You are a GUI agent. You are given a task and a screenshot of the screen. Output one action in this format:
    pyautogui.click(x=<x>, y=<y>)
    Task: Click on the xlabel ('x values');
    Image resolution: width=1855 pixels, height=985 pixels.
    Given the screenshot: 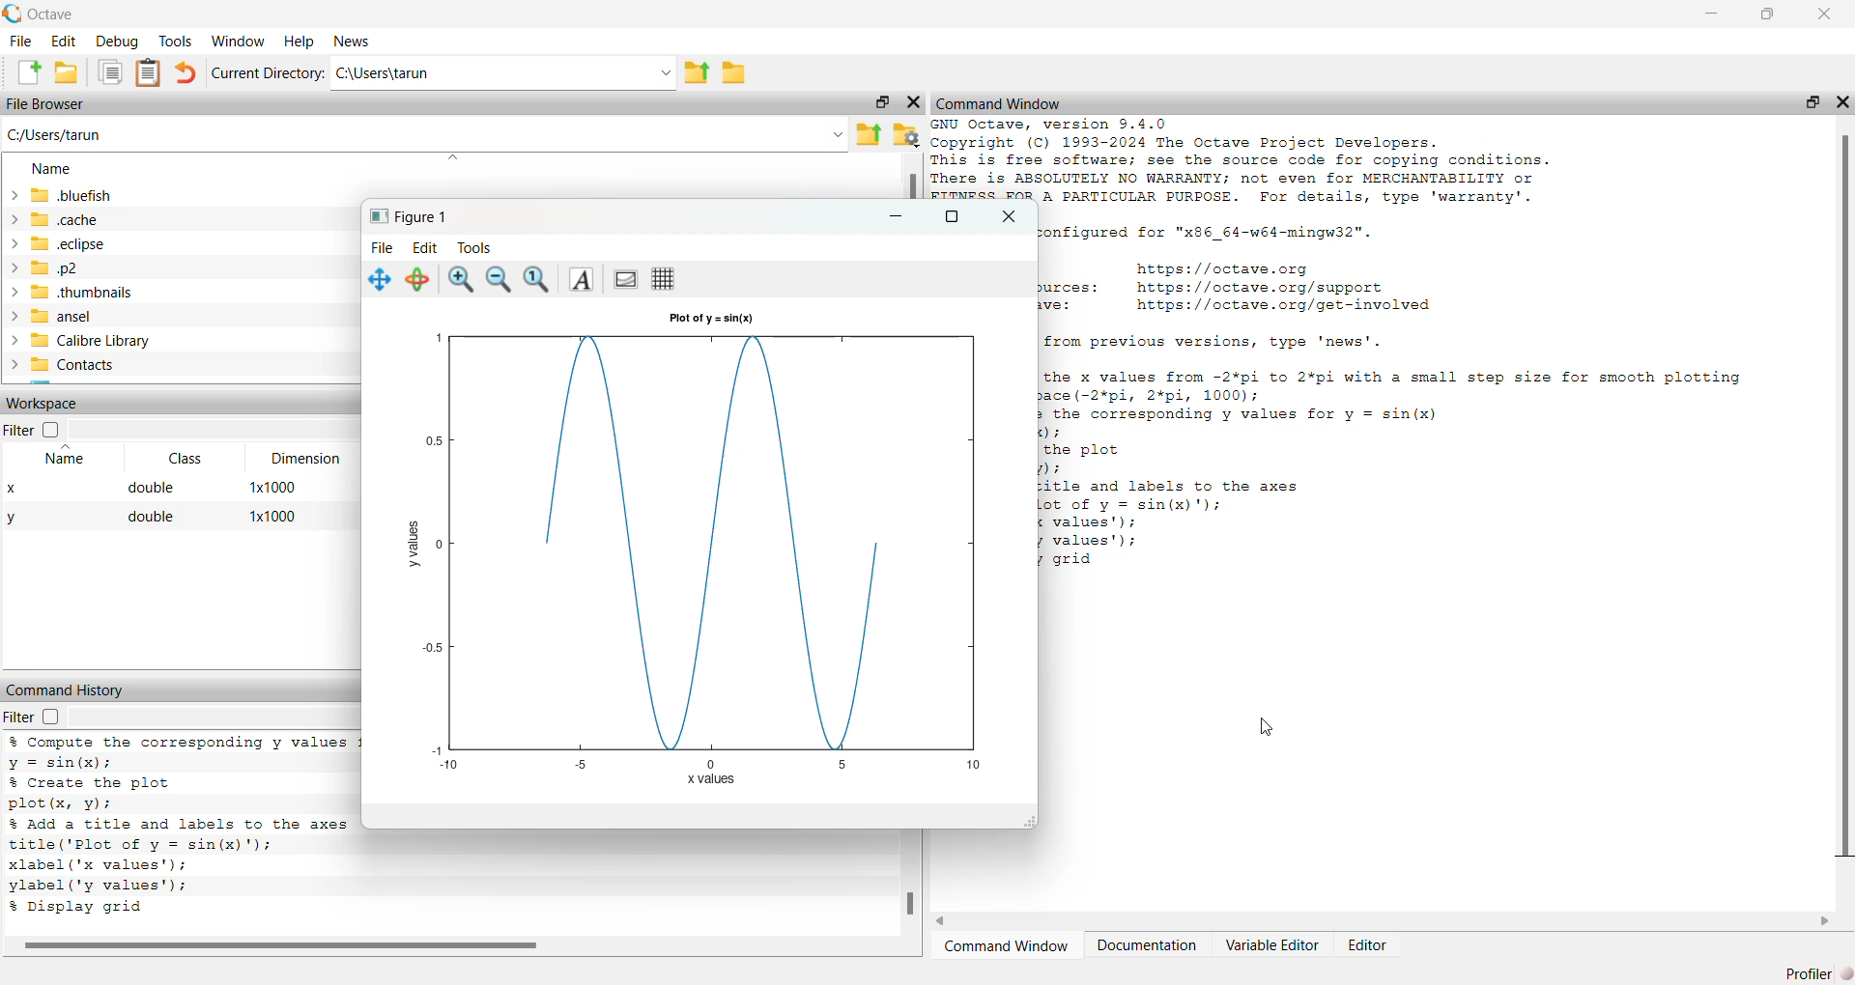 What is the action you would take?
    pyautogui.click(x=102, y=864)
    